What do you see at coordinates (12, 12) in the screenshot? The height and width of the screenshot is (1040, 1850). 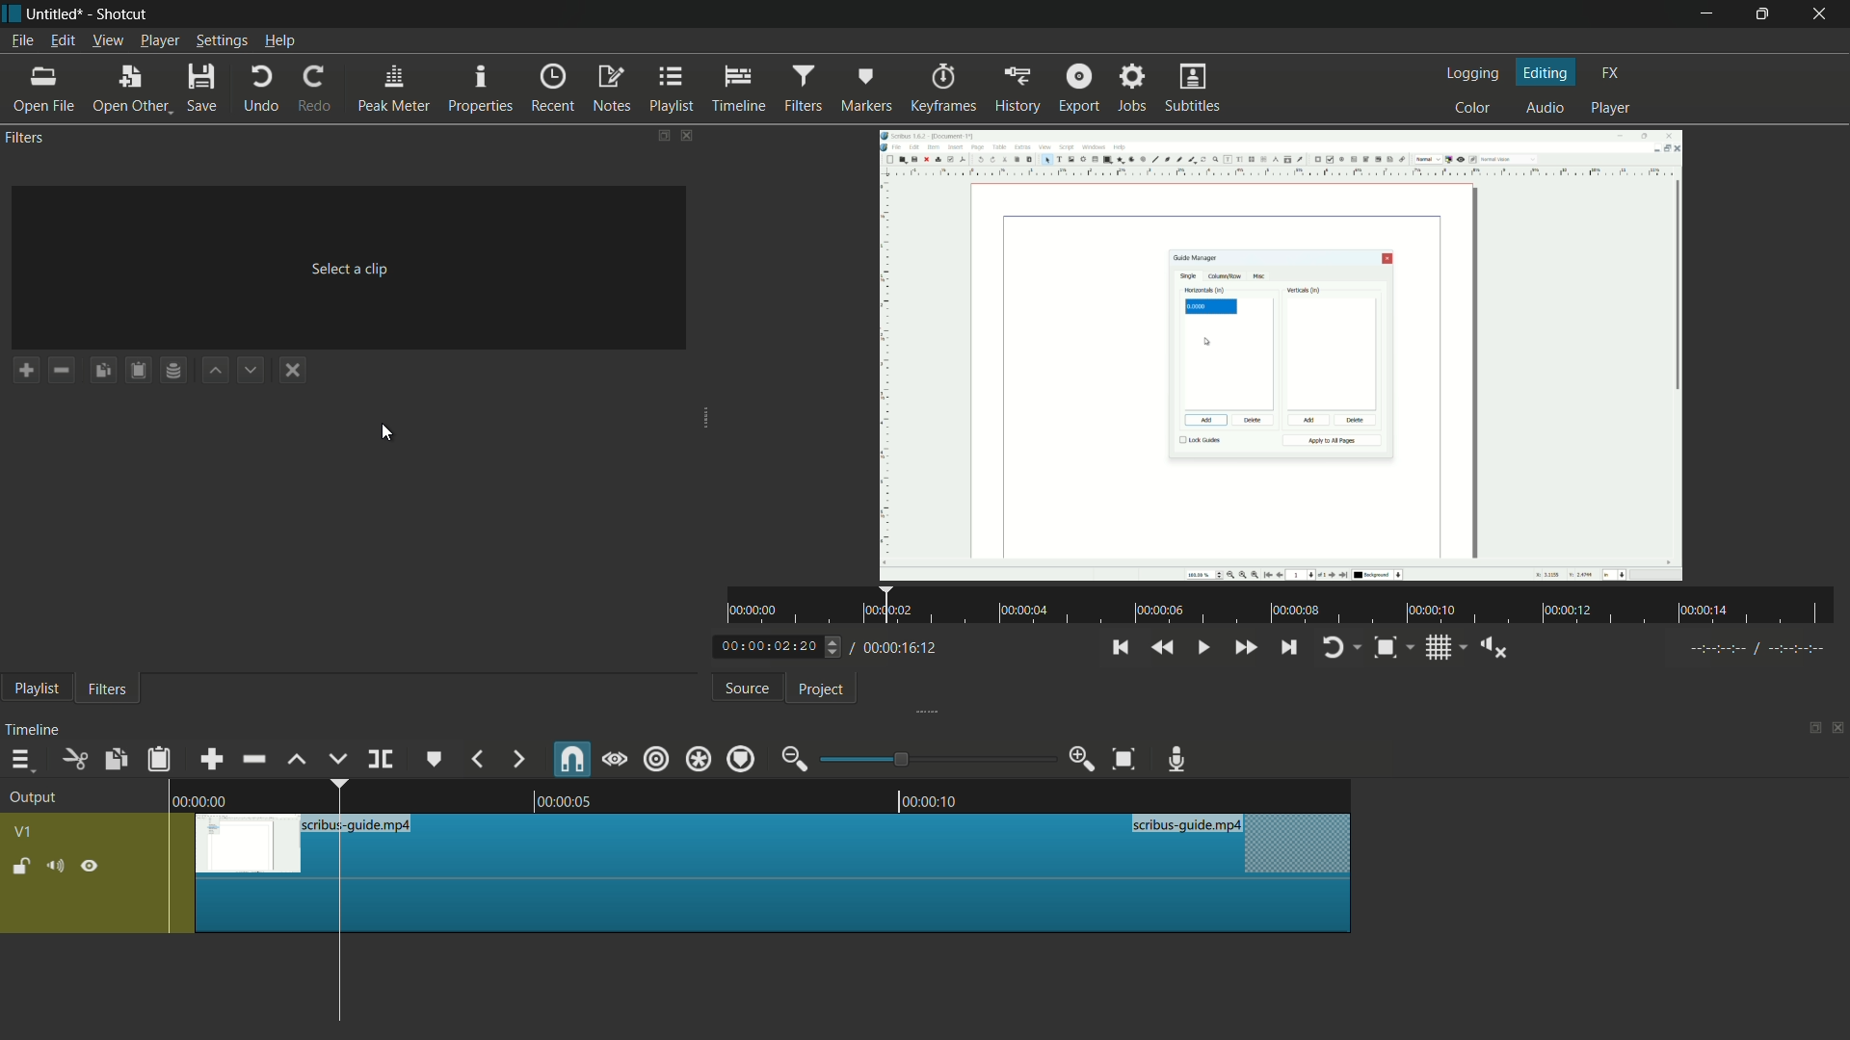 I see `app icon` at bounding box center [12, 12].